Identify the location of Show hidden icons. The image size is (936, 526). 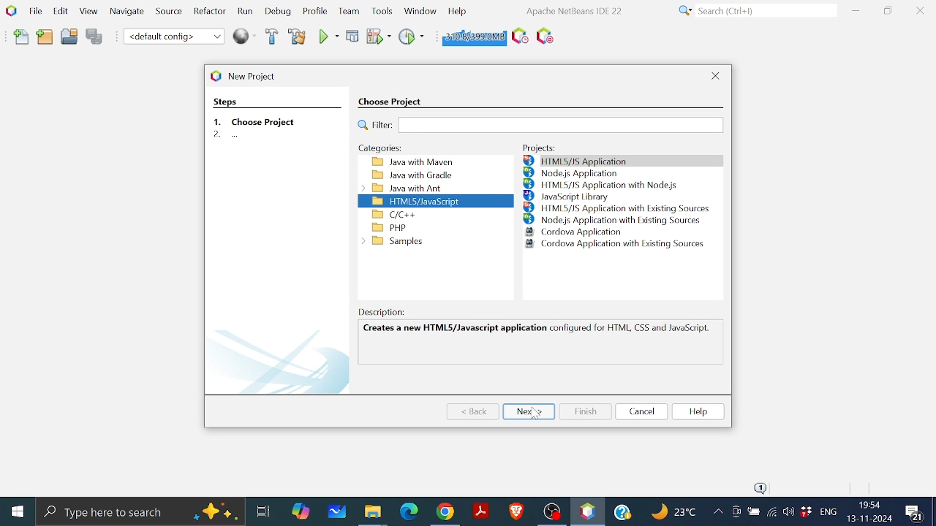
(717, 513).